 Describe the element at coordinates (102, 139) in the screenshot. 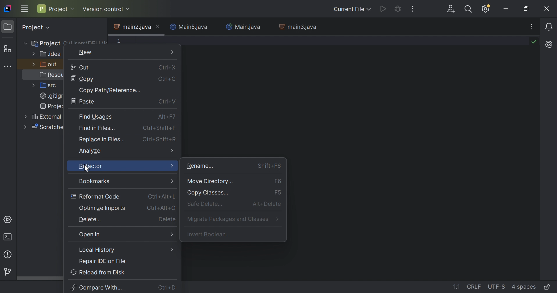

I see `Relace in files...` at that location.